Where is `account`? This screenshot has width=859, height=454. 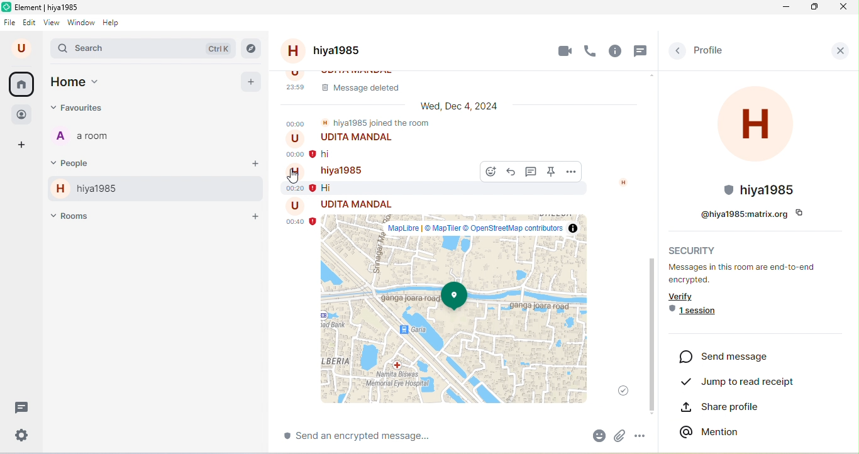
account is located at coordinates (21, 49).